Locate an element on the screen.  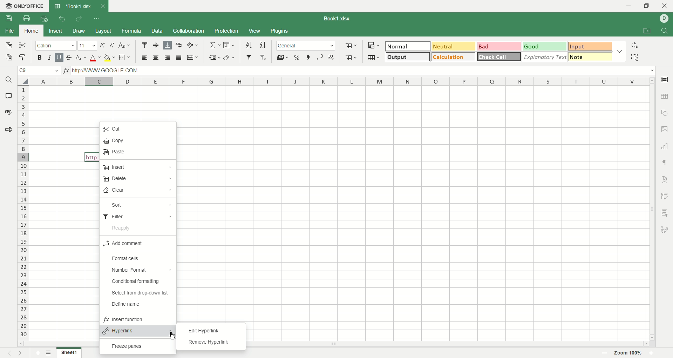
check cell is located at coordinates (498, 57).